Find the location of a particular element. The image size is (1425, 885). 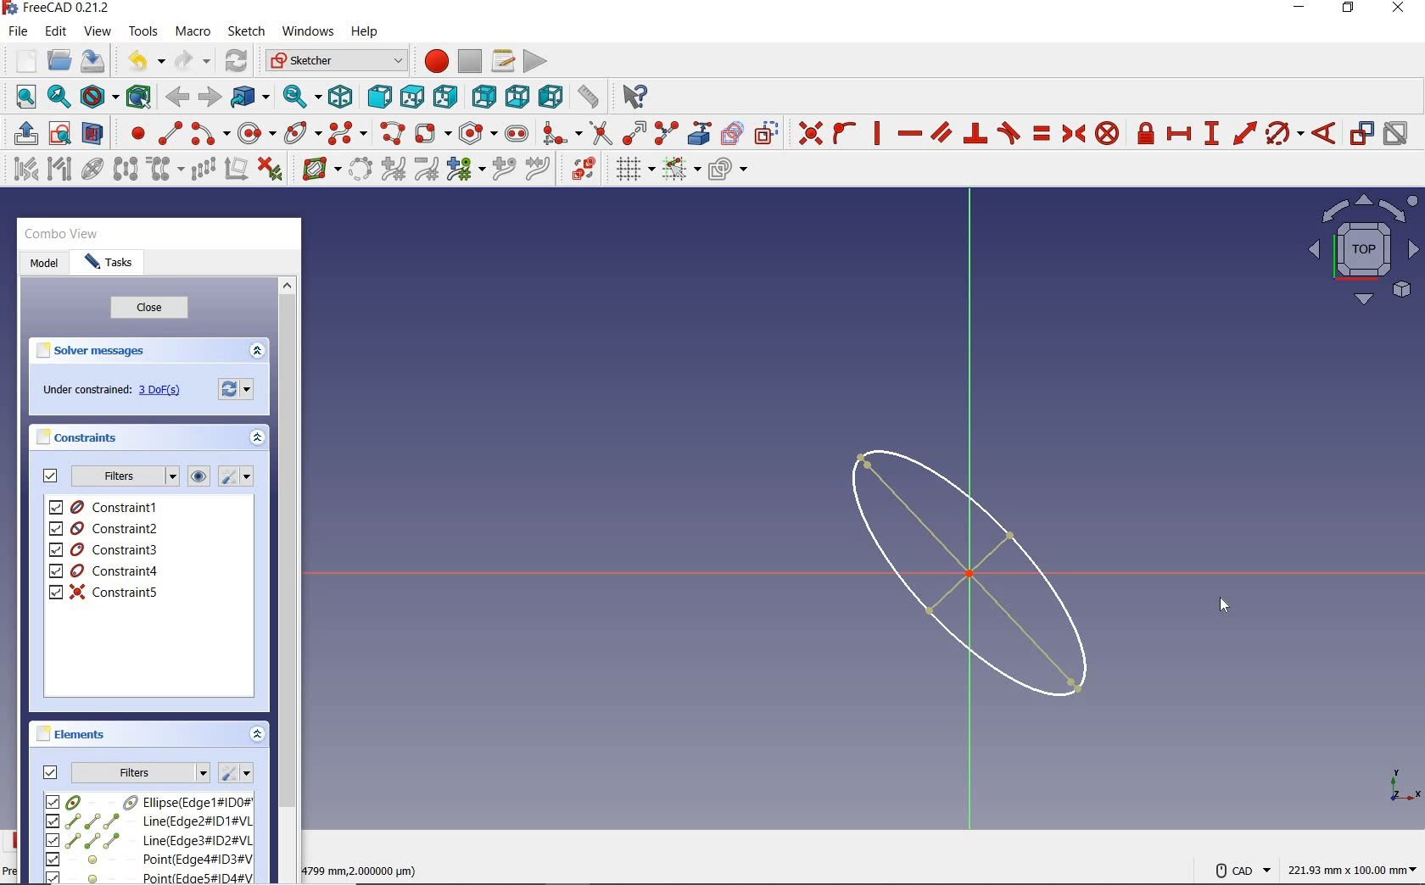

save is located at coordinates (92, 61).